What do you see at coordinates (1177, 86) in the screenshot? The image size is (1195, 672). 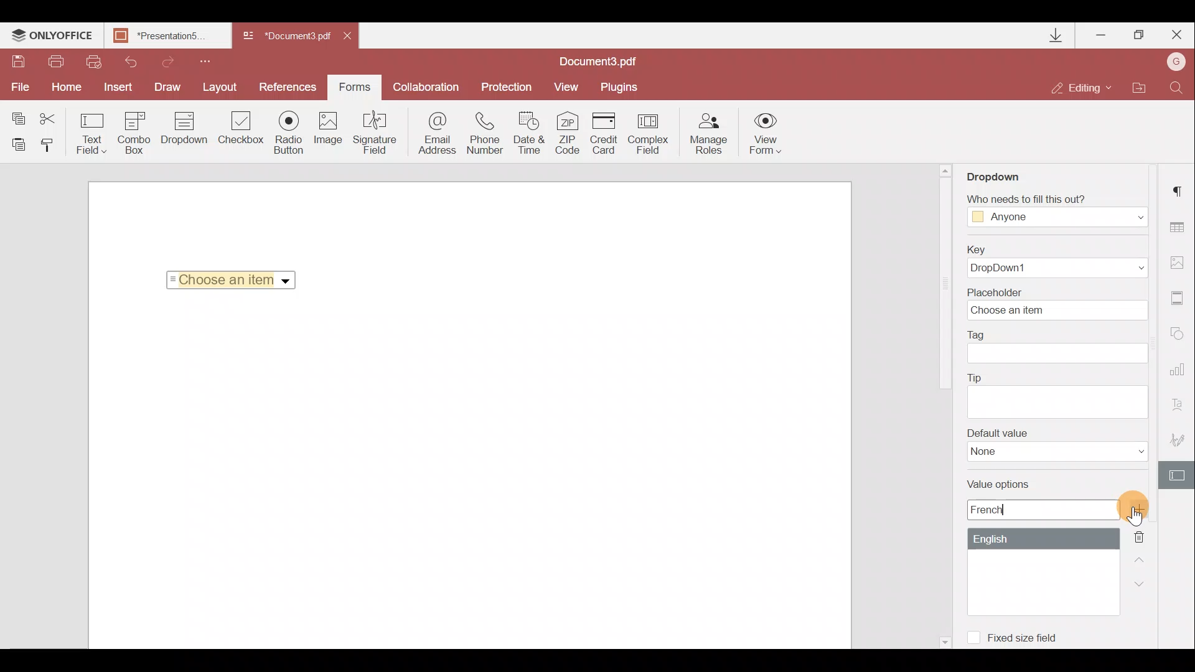 I see `Find` at bounding box center [1177, 86].